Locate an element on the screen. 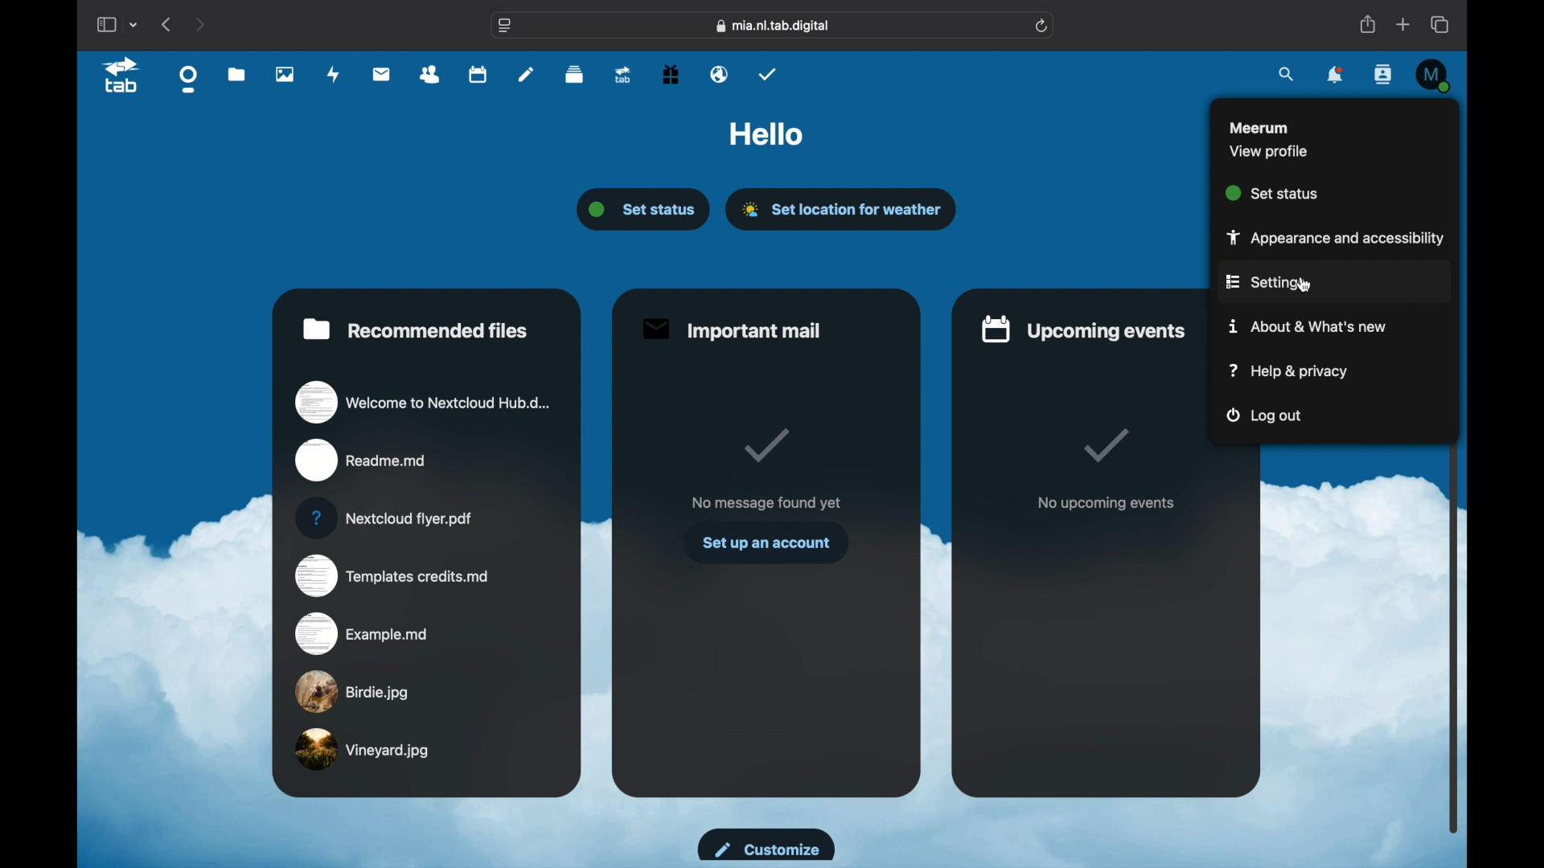 Image resolution: width=1544 pixels, height=868 pixels. mail is located at coordinates (381, 74).